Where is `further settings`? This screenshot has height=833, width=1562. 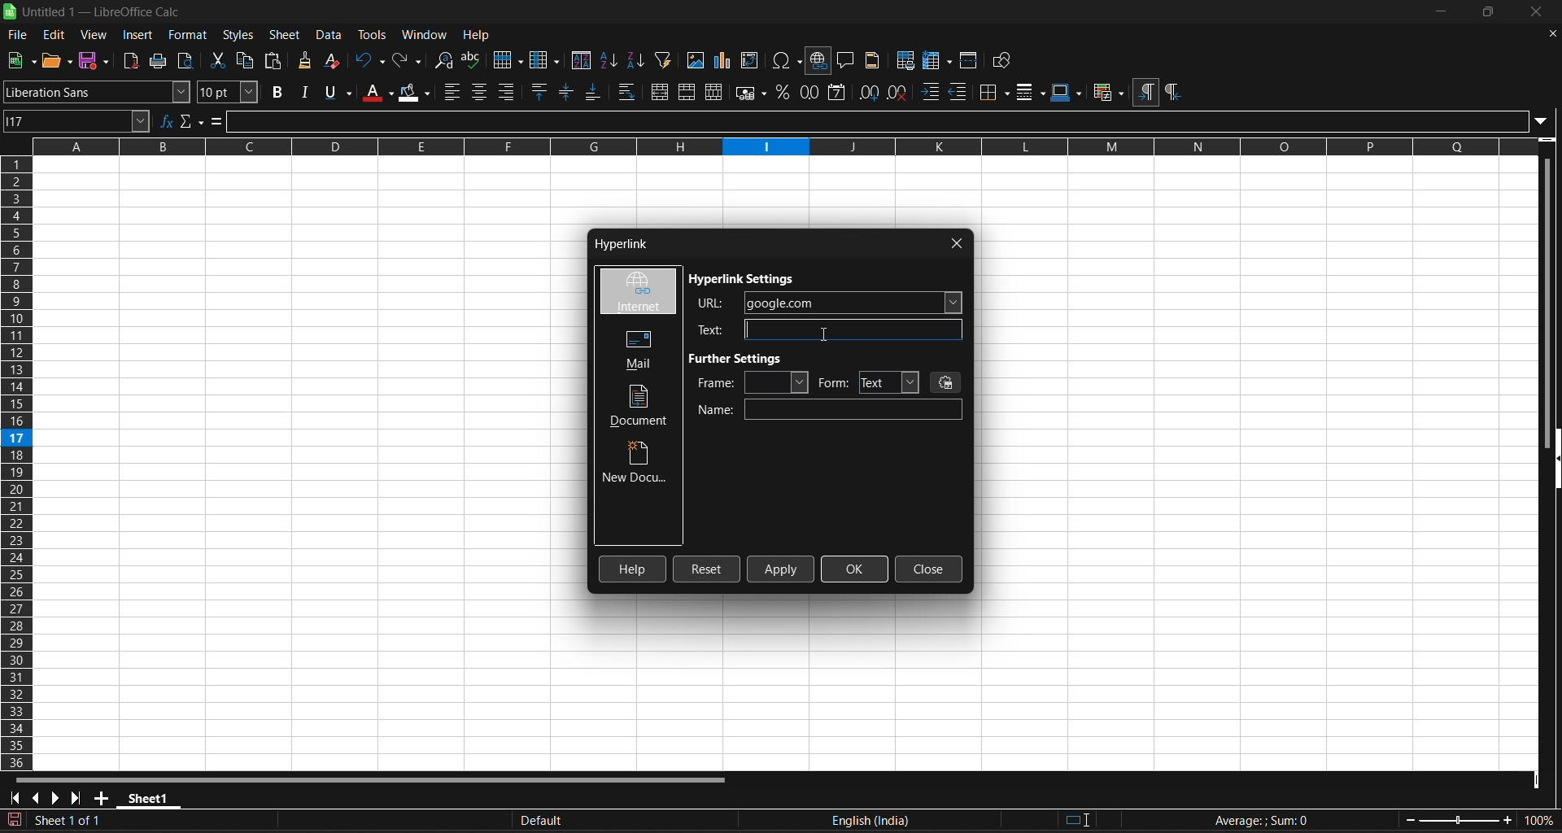
further settings is located at coordinates (741, 358).